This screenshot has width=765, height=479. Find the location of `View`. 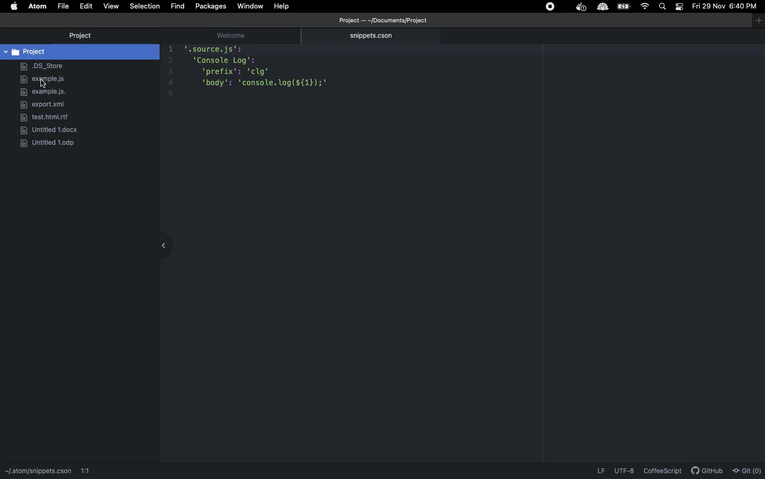

View is located at coordinates (111, 6).